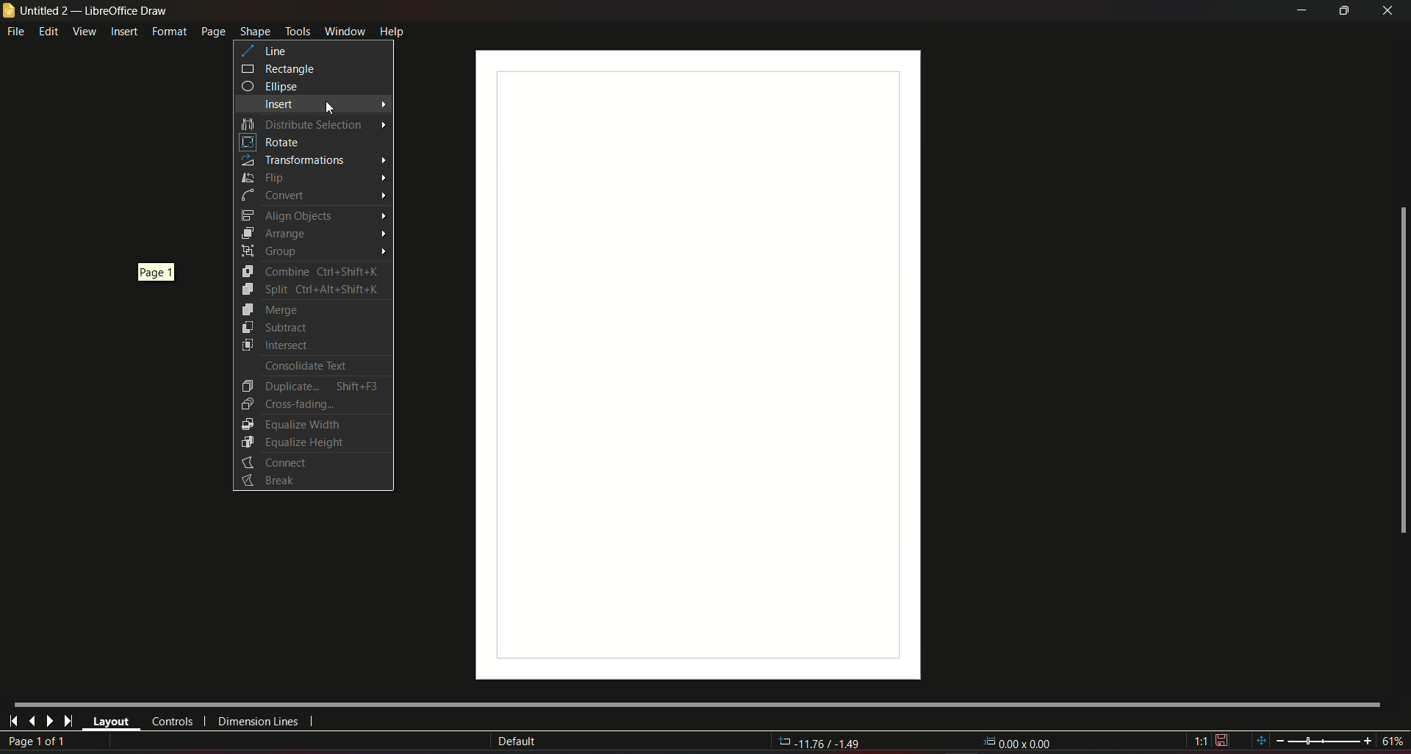 The image size is (1411, 754). I want to click on Connect, so click(279, 462).